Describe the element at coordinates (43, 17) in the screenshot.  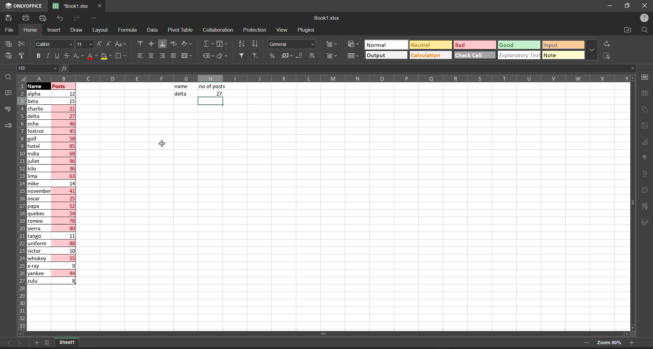
I see `quick print` at that location.